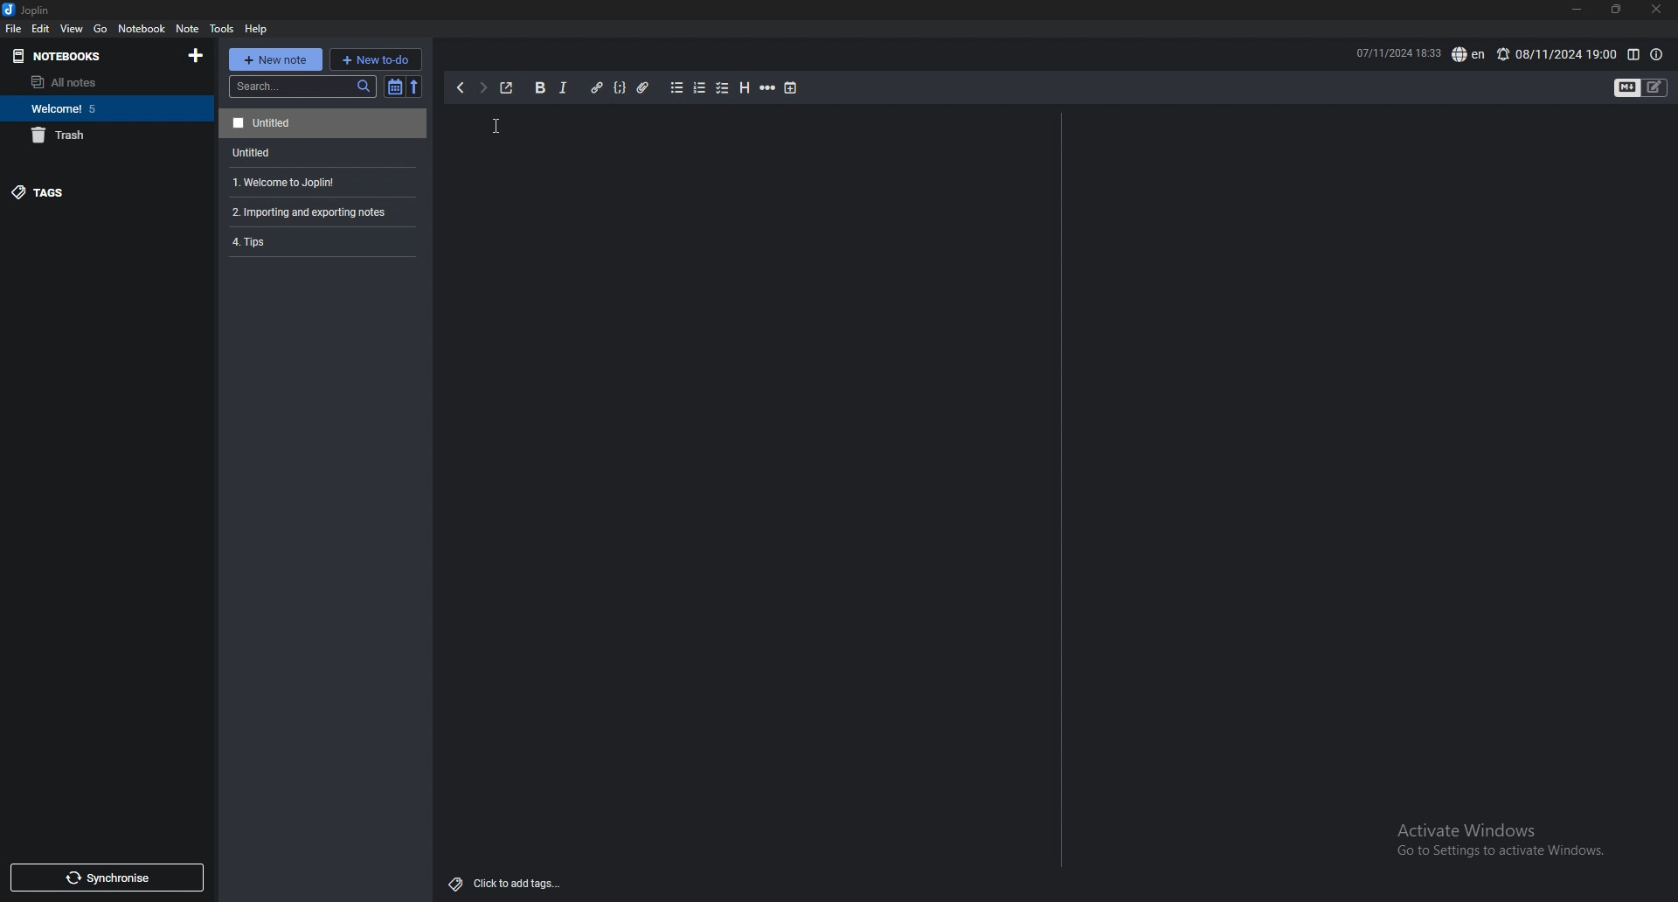  I want to click on edit, so click(41, 28).